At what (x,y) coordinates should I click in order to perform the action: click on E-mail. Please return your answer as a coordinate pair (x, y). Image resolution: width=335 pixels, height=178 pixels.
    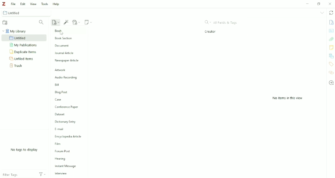
    Looking at the image, I should click on (60, 129).